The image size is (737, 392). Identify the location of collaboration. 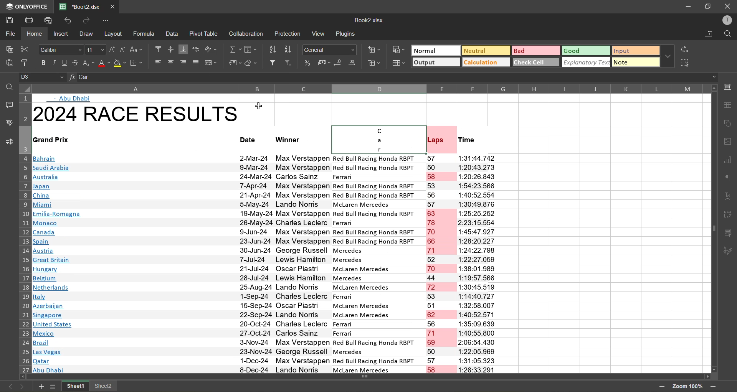
(245, 34).